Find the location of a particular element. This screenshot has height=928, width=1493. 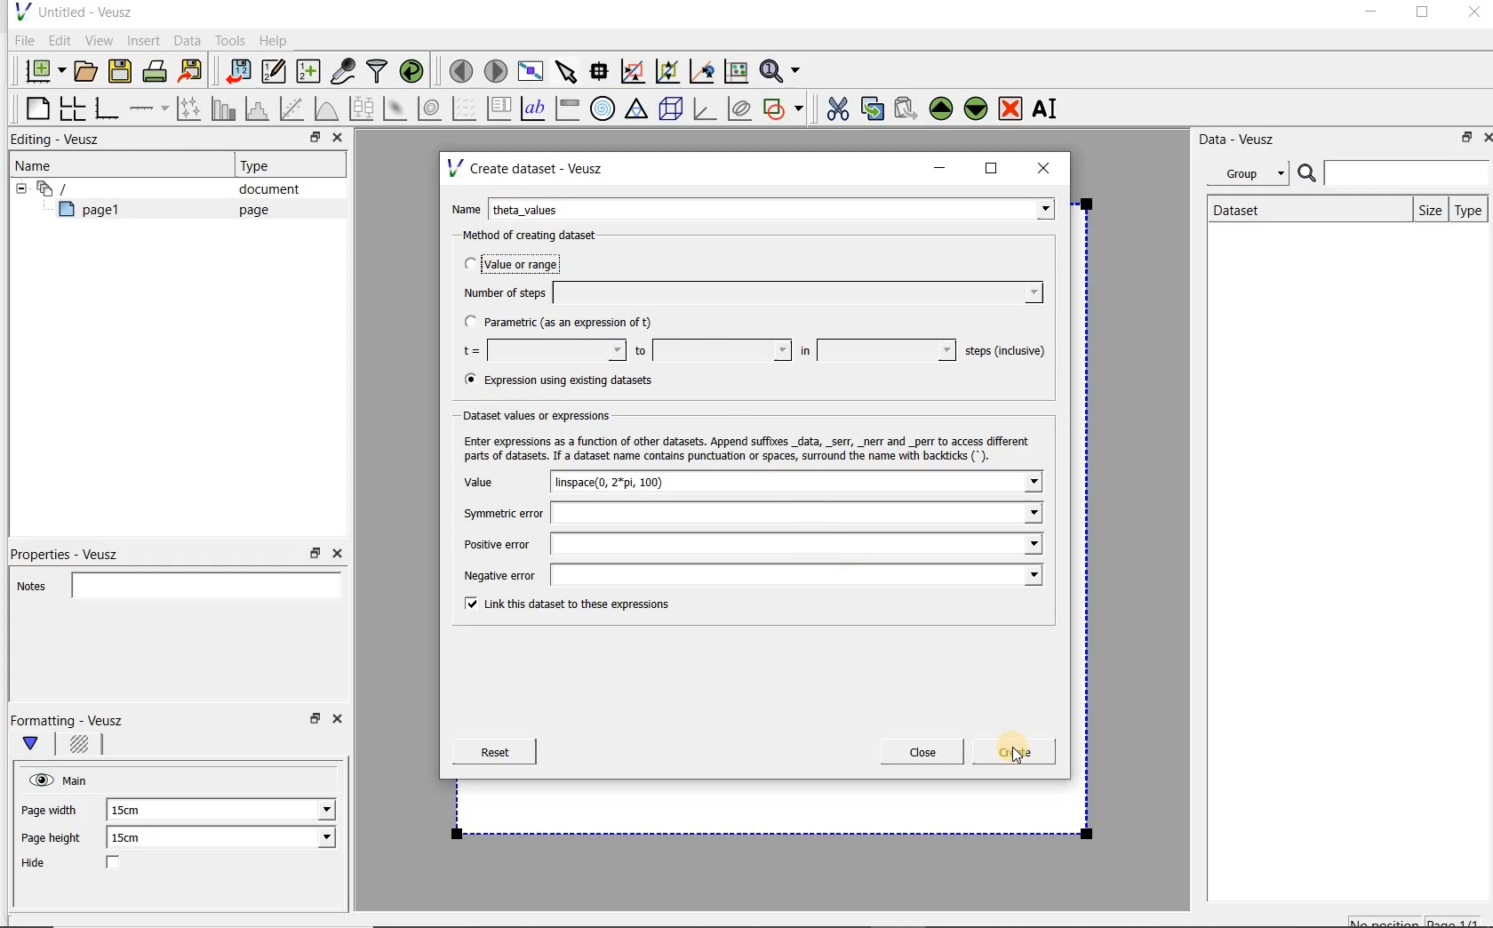

size is located at coordinates (1426, 208).